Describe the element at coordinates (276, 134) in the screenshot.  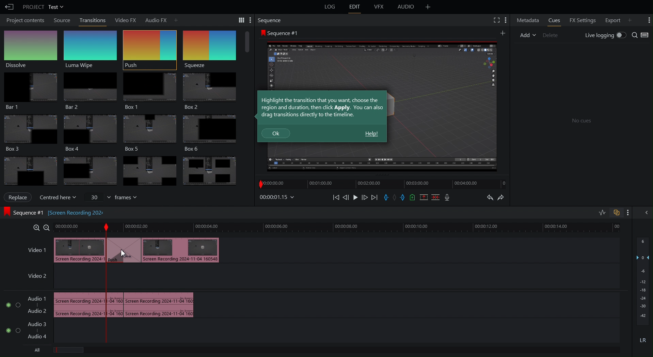
I see `Ok` at that location.